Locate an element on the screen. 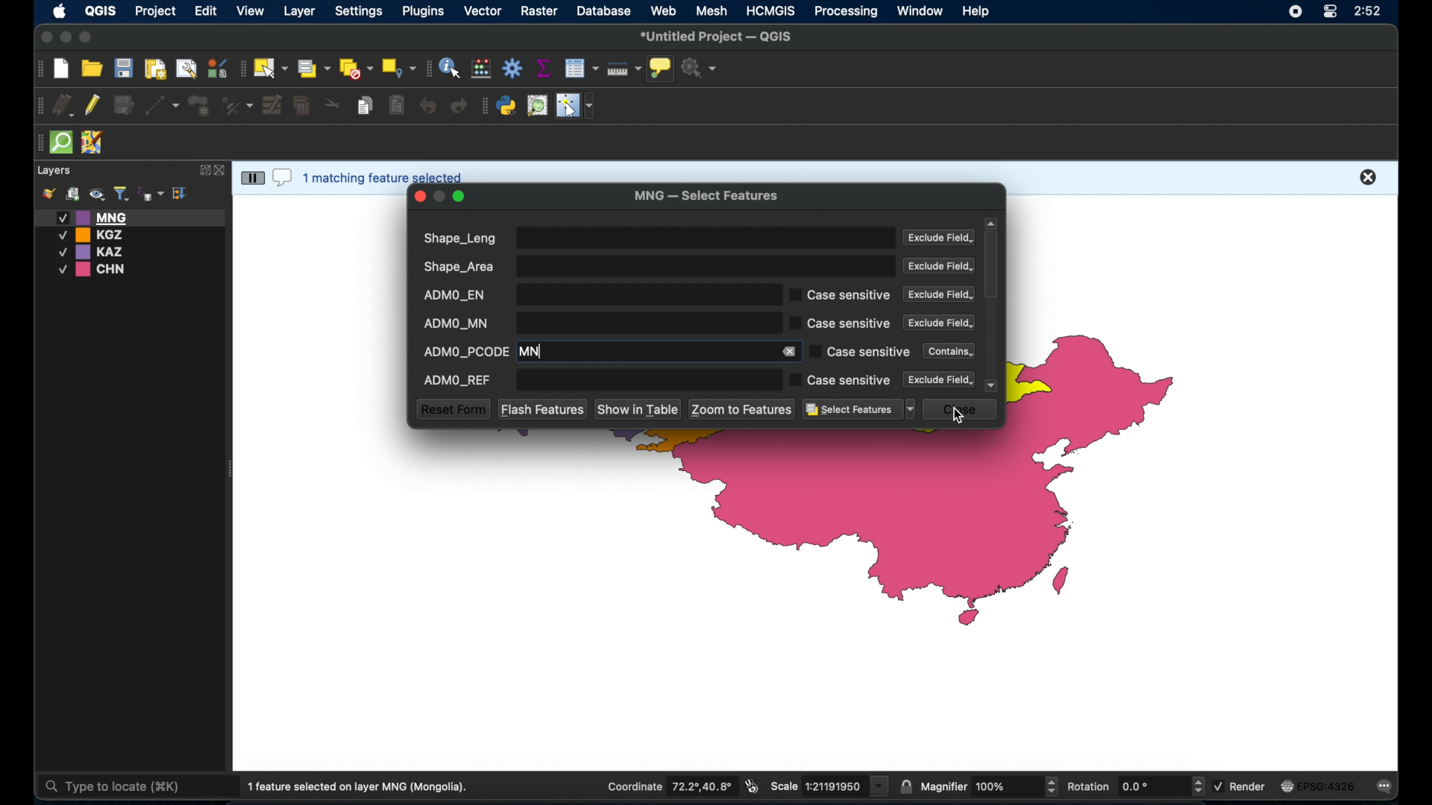 The width and height of the screenshot is (1432, 805). remove is located at coordinates (791, 352).